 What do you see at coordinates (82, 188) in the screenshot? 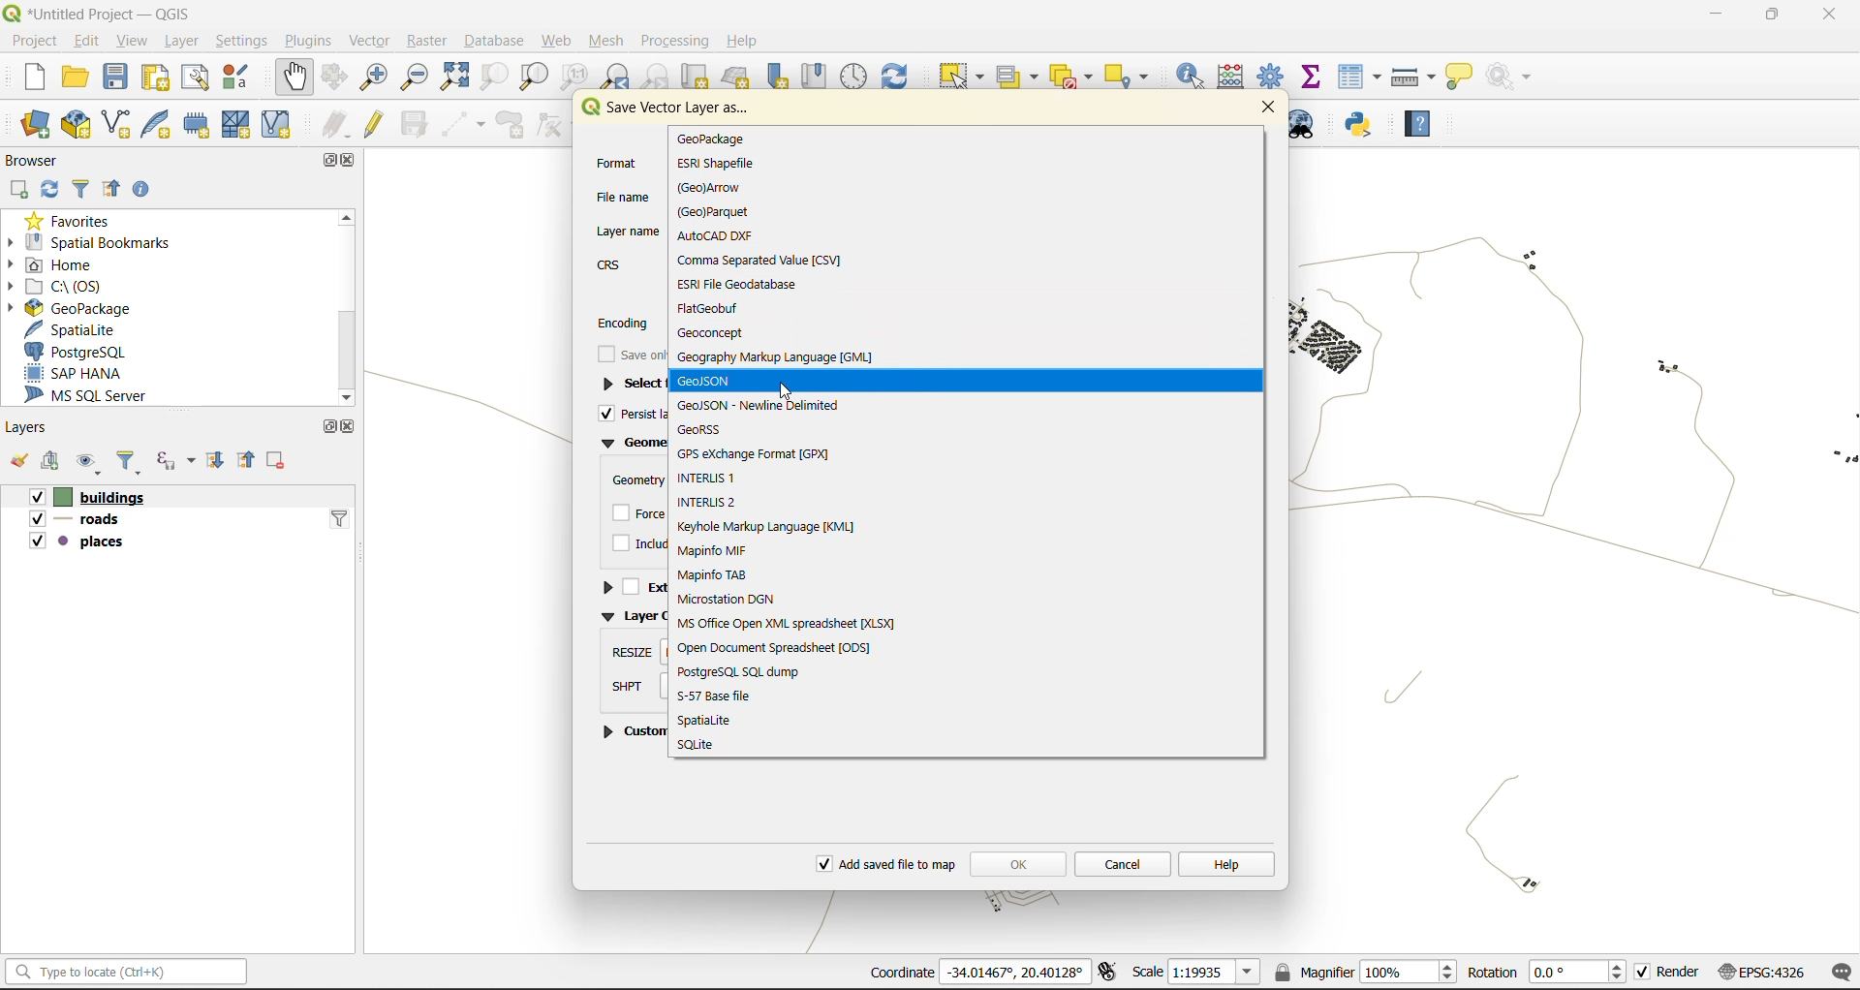
I see `filter` at bounding box center [82, 188].